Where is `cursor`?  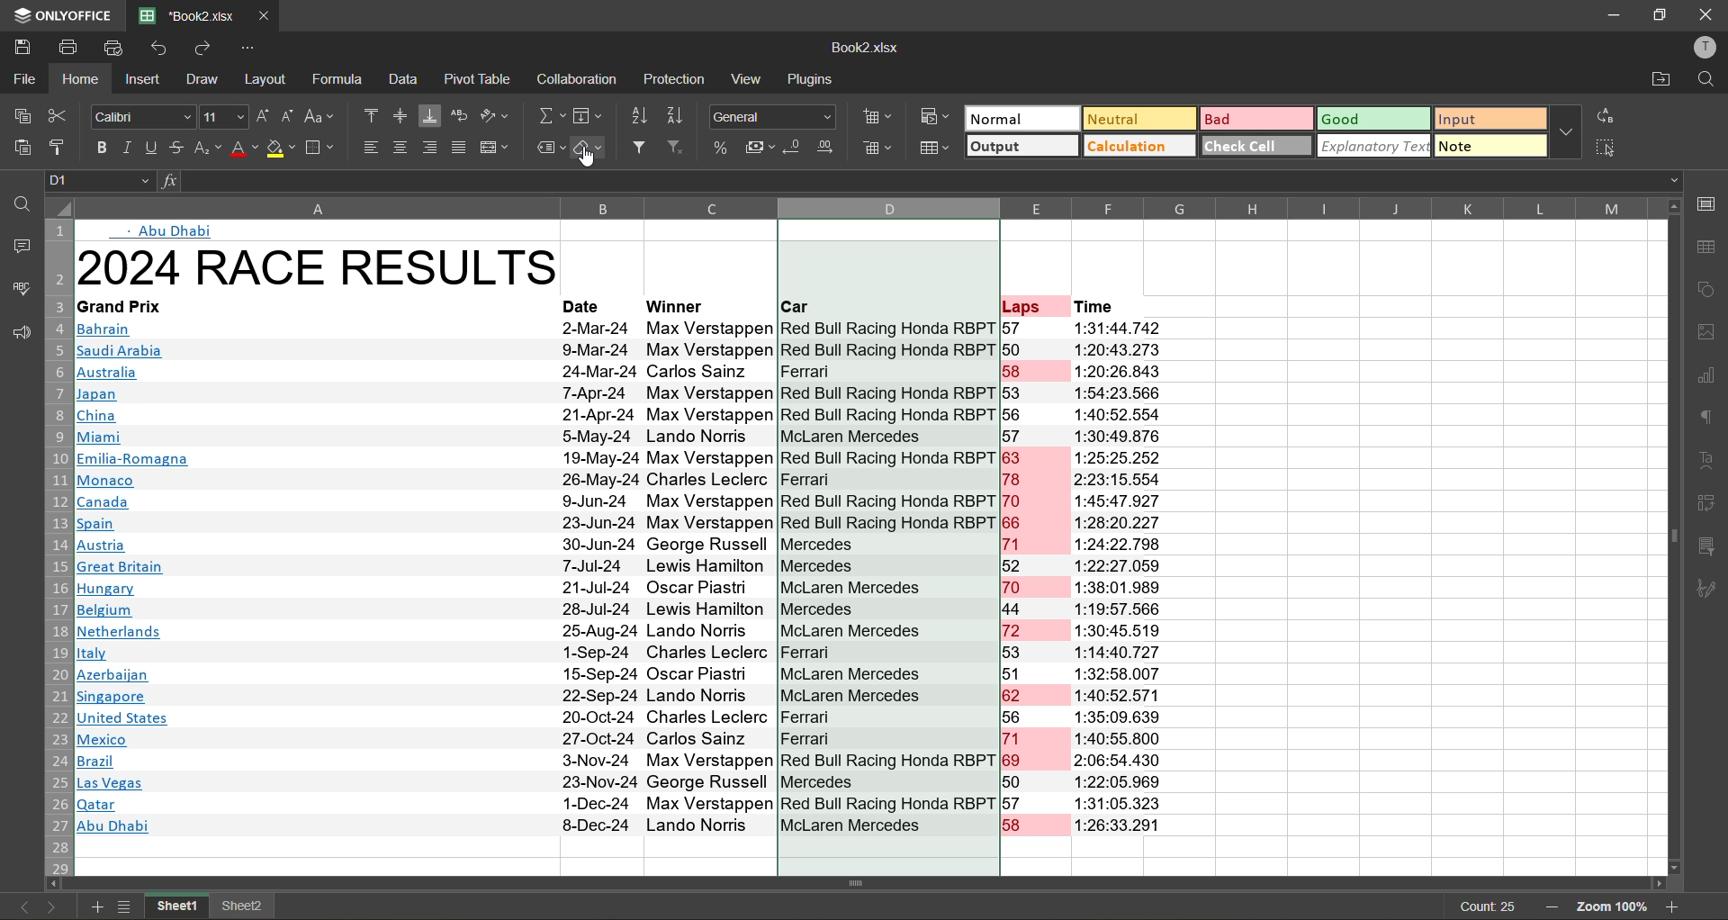
cursor is located at coordinates (590, 157).